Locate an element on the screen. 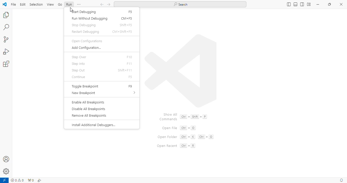 This screenshot has width=347, height=183. ctrl+shift+P is located at coordinates (194, 116).